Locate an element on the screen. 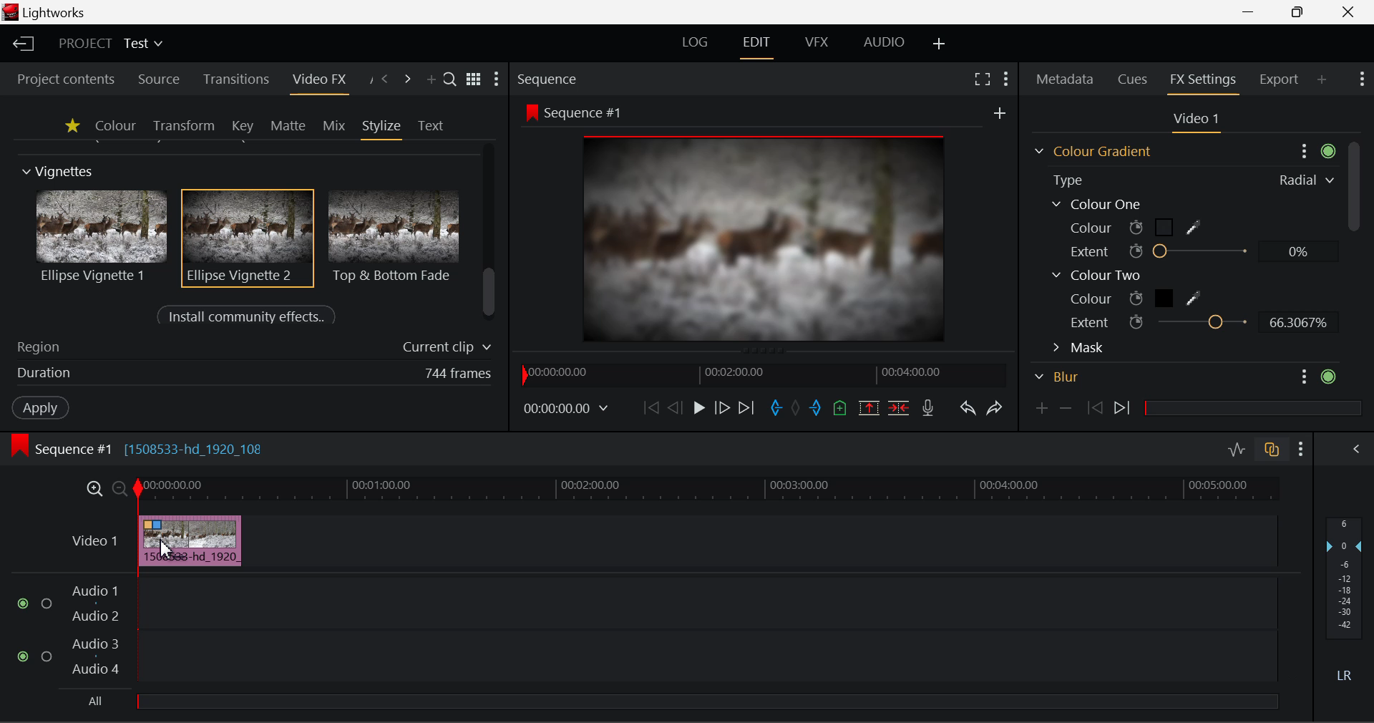  Close is located at coordinates (1347, 11).